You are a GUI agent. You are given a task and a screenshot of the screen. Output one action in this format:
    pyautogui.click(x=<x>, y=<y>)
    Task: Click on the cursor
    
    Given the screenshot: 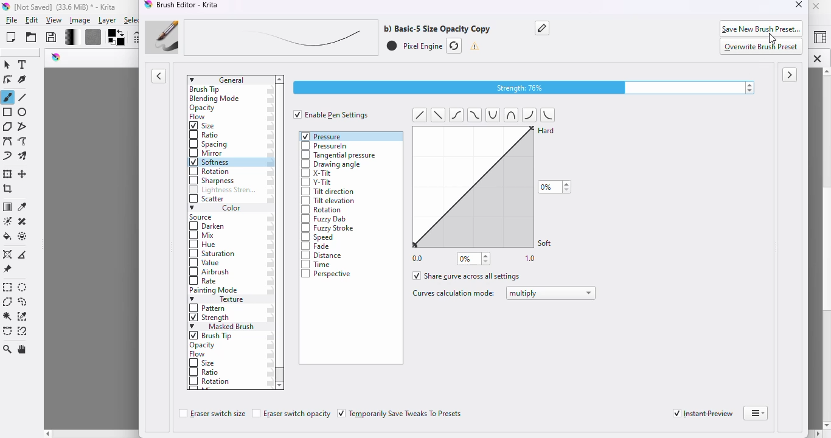 What is the action you would take?
    pyautogui.click(x=770, y=38)
    